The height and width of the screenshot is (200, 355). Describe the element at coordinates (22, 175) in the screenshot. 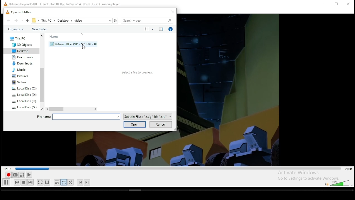

I see `loop between point A to point B continuously. click ad point A` at that location.